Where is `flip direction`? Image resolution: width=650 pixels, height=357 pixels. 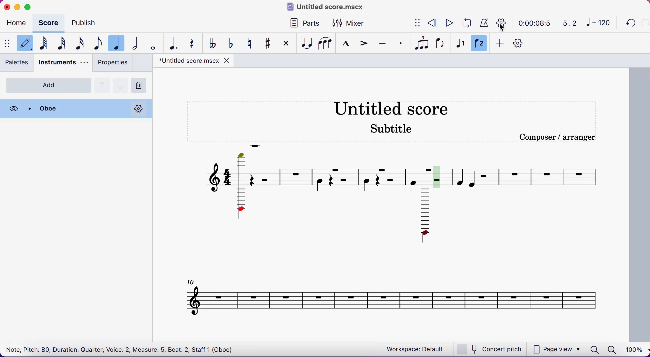 flip direction is located at coordinates (441, 44).